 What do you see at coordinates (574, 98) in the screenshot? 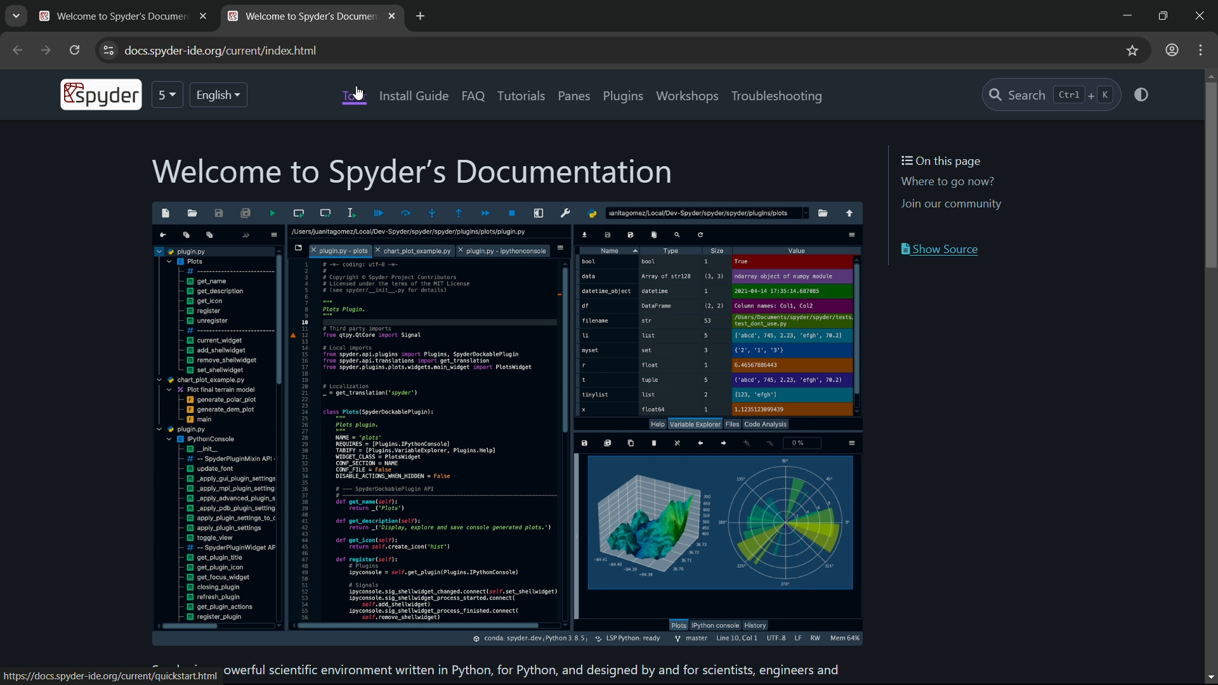
I see `panes` at bounding box center [574, 98].